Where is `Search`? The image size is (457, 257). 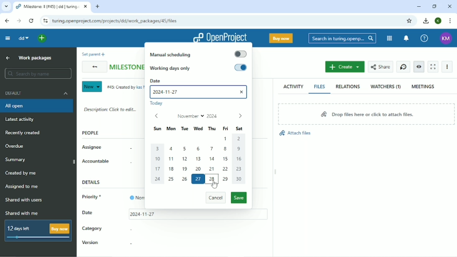
Search is located at coordinates (342, 39).